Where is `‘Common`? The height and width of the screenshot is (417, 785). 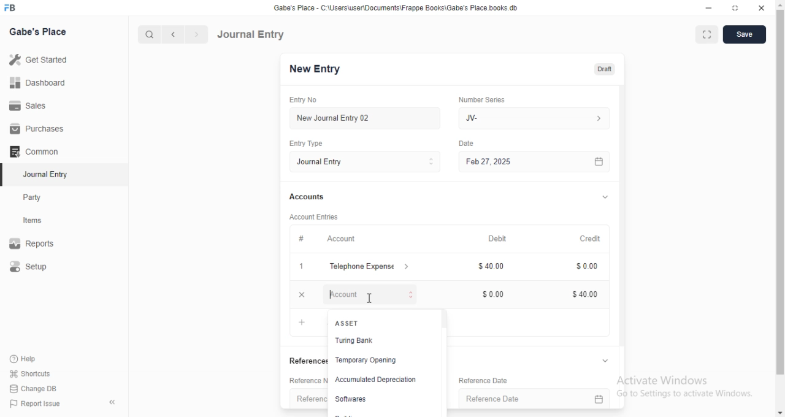
‘Common is located at coordinates (35, 151).